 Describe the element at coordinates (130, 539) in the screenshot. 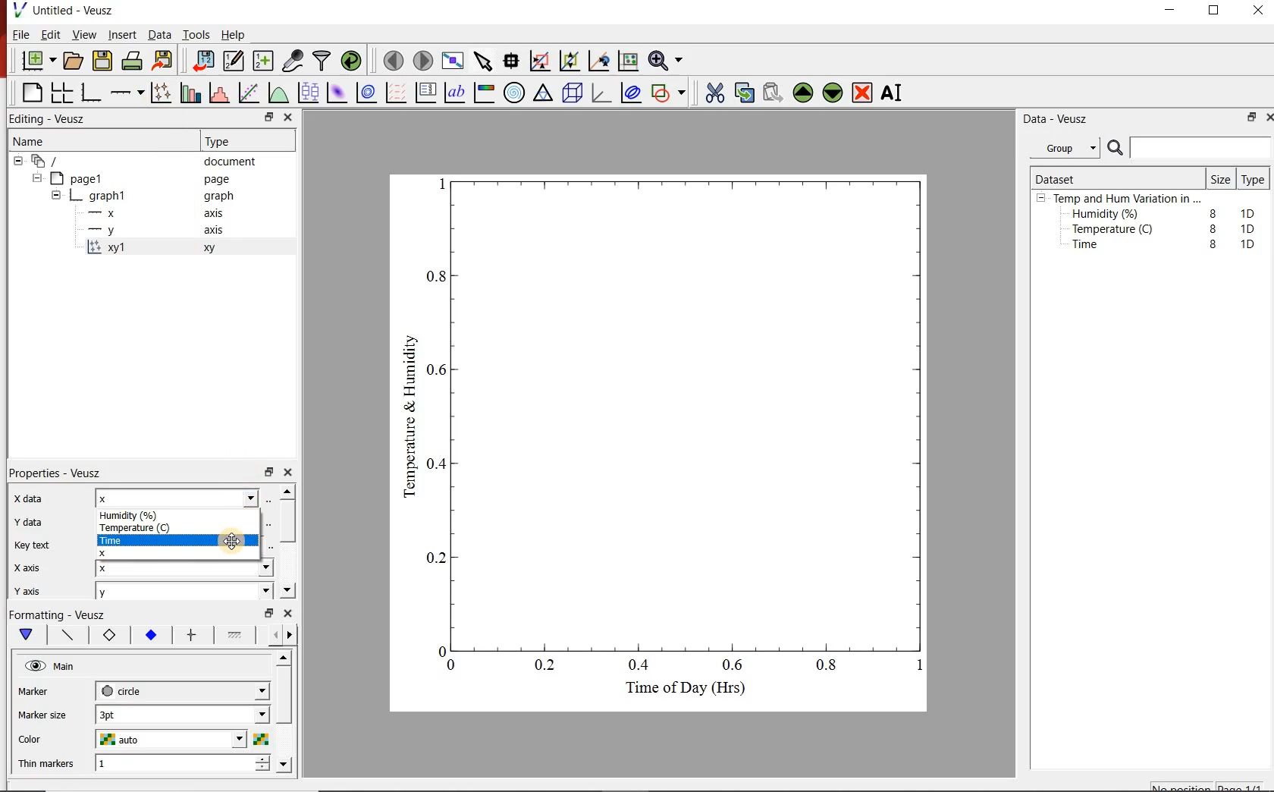

I see `time` at that location.